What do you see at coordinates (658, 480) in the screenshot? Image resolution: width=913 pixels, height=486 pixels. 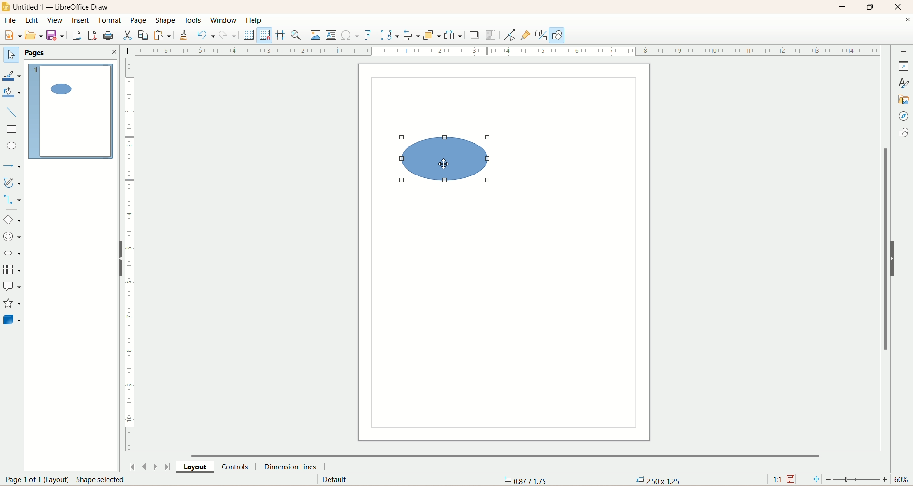 I see `anchor point` at bounding box center [658, 480].